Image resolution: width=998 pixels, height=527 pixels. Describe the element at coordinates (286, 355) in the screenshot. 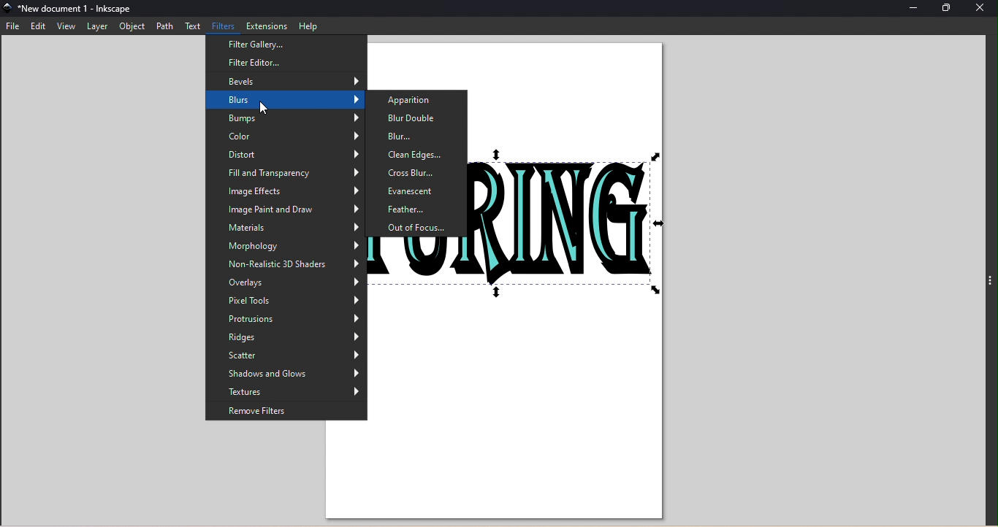

I see `Scatter` at that location.